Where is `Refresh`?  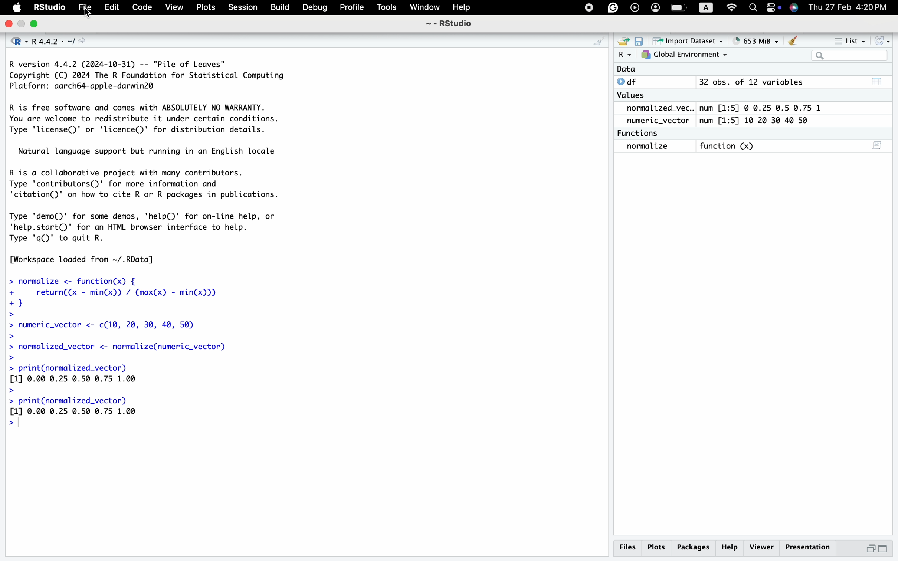 Refresh is located at coordinates (883, 41).